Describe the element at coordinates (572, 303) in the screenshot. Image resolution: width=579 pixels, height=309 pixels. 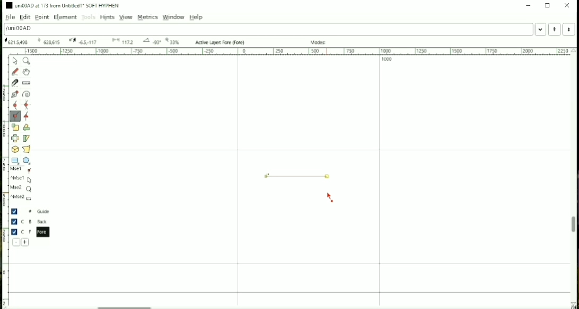
I see `173 Oxad U+00AD "uni00AD" SOFT HYPHEN` at that location.